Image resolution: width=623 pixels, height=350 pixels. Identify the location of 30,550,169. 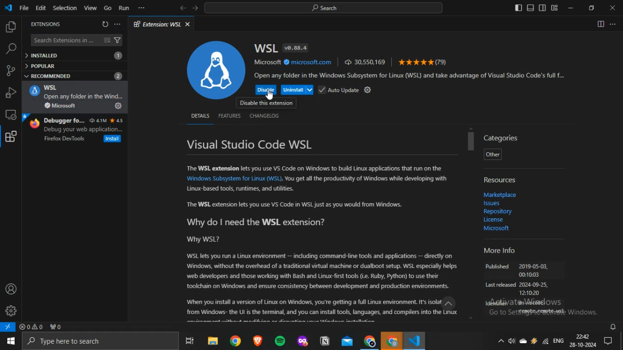
(365, 61).